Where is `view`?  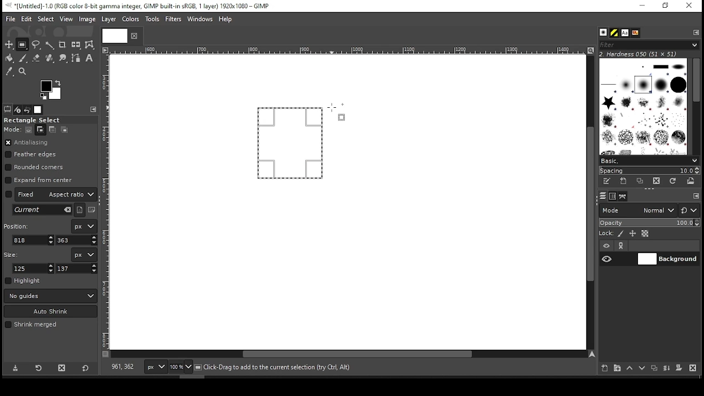
view is located at coordinates (67, 20).